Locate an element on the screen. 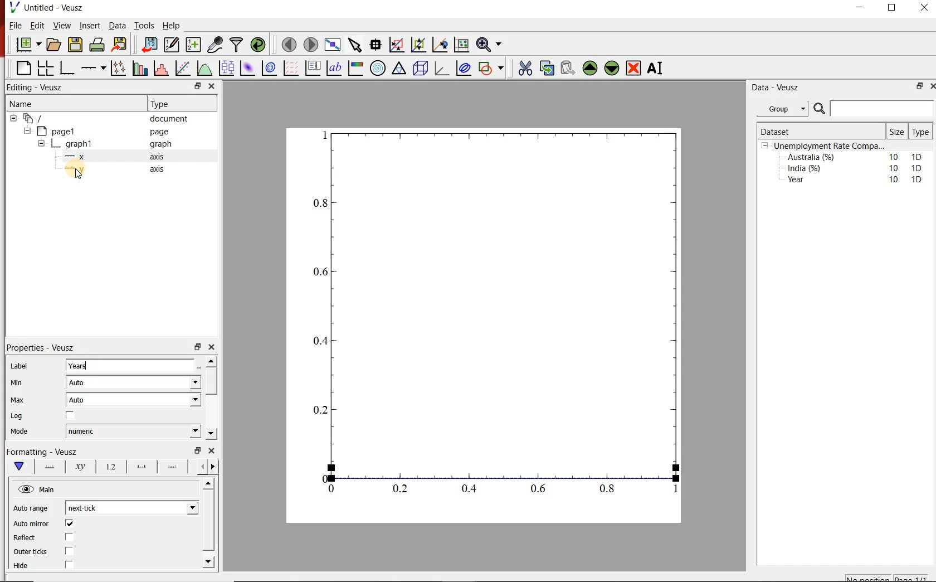 The width and height of the screenshot is (936, 582). Untitled - Veusz is located at coordinates (46, 7).